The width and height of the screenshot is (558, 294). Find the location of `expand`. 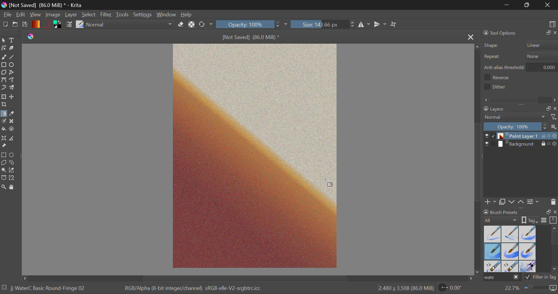

expand is located at coordinates (548, 212).